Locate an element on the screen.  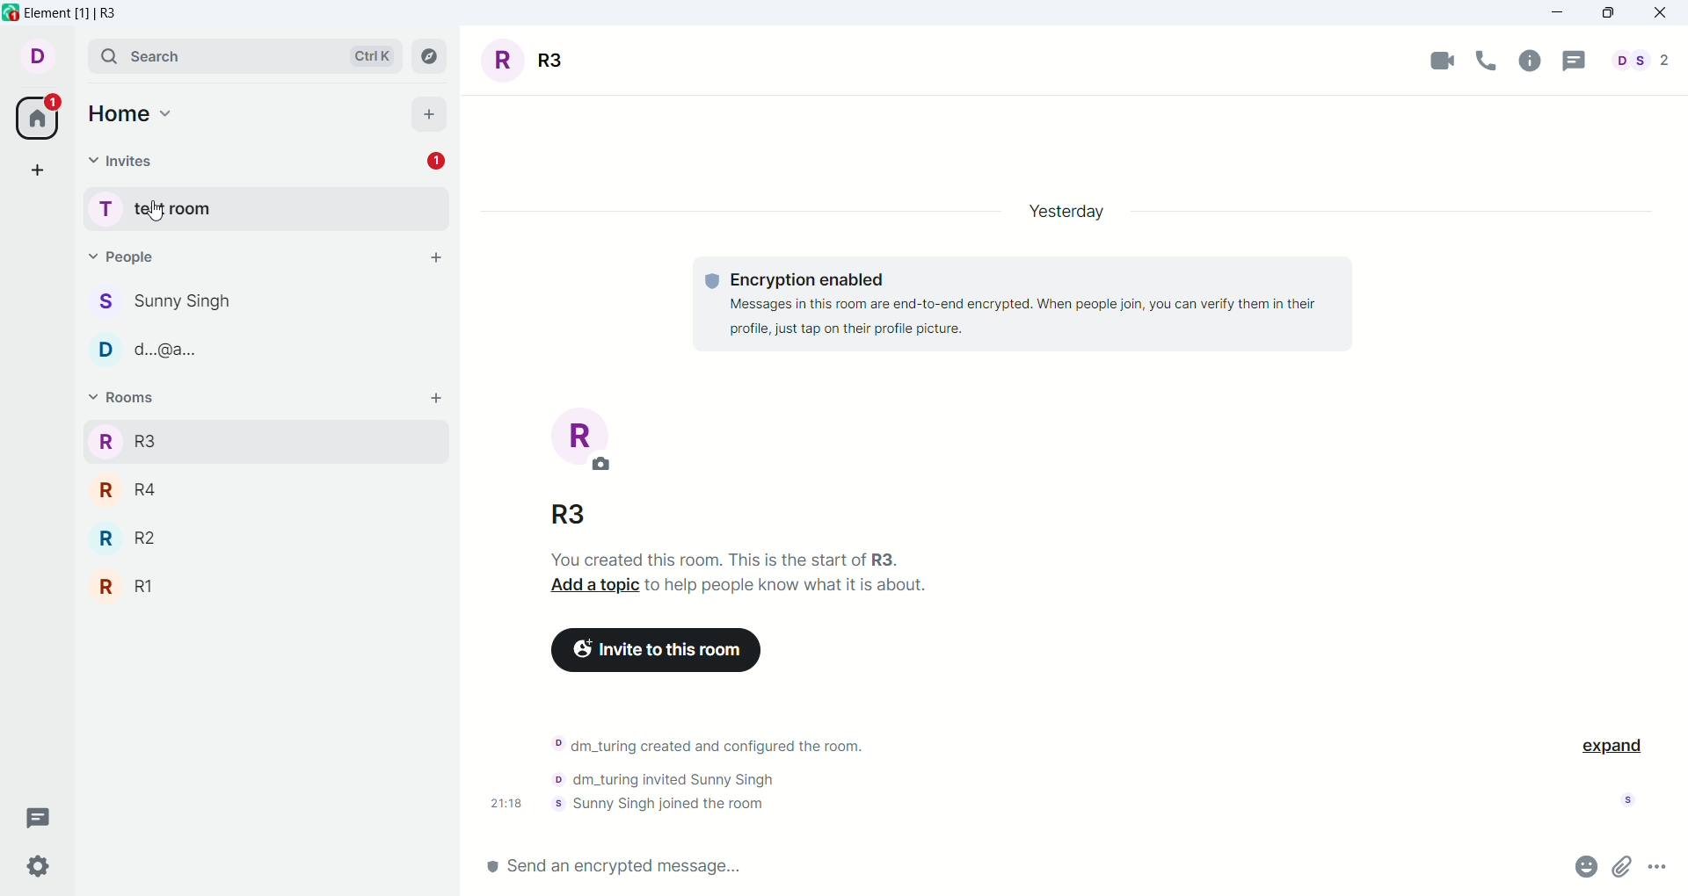
search is located at coordinates (239, 53).